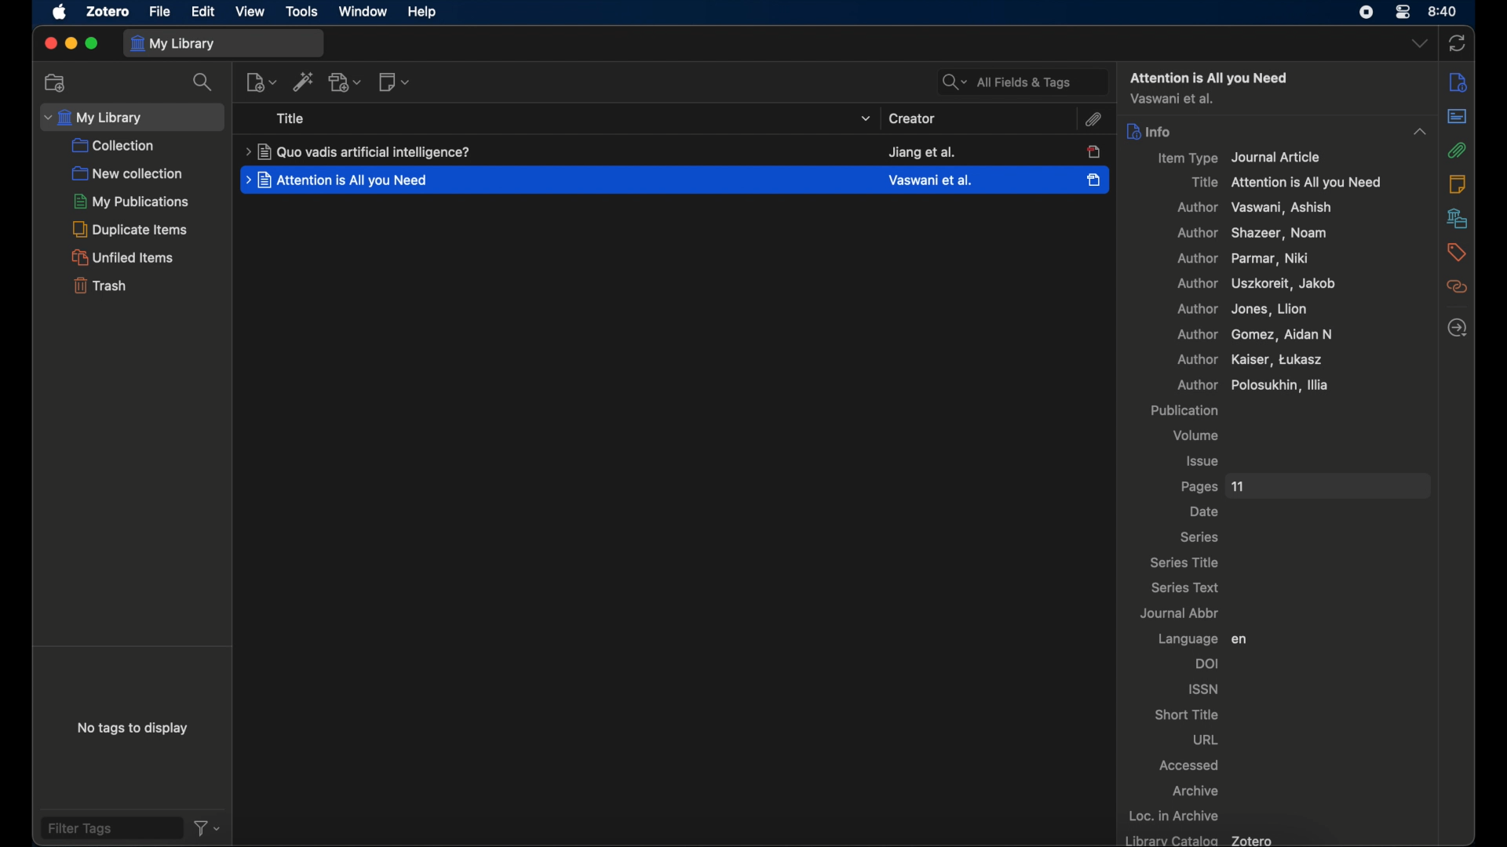 The height and width of the screenshot is (847, 1507). Describe the element at coordinates (1201, 839) in the screenshot. I see `library catalog zotero` at that location.